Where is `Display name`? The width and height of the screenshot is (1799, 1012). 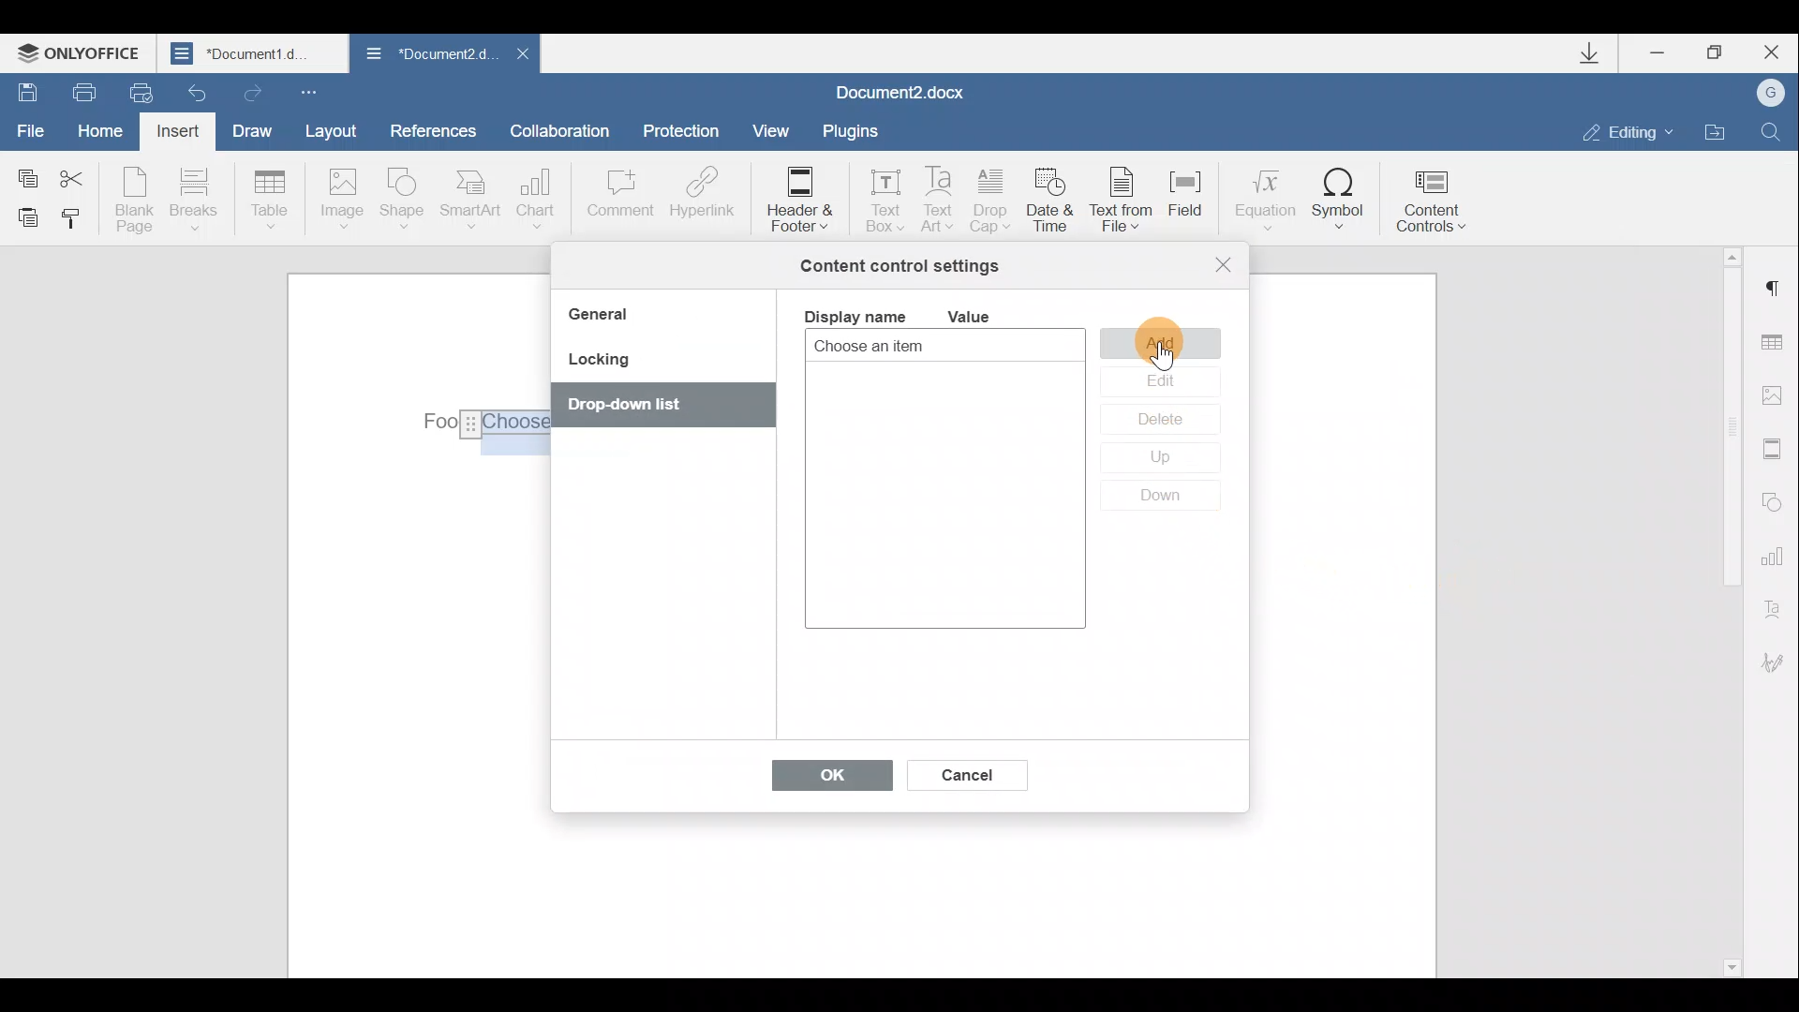 Display name is located at coordinates (854, 315).